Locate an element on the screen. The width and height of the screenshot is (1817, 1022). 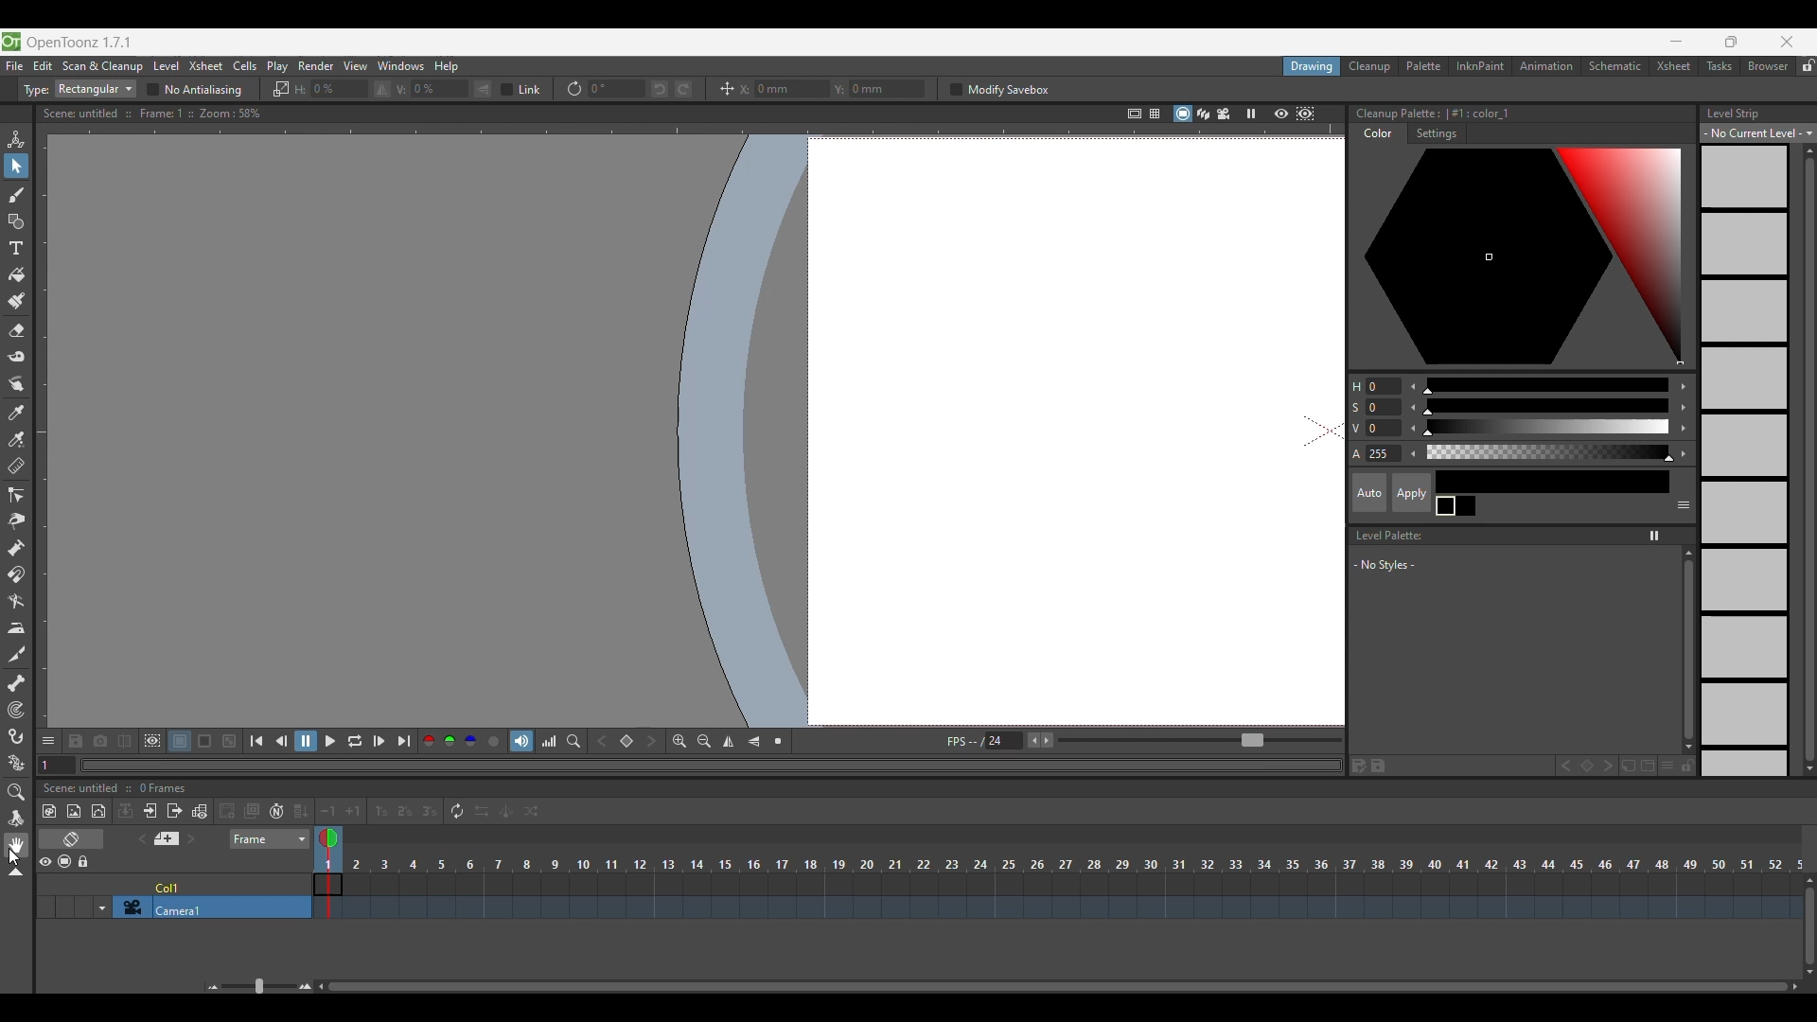
Click to select camera is located at coordinates (174, 908).